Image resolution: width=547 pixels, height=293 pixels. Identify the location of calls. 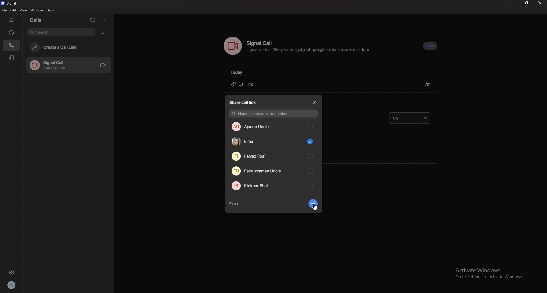
(12, 45).